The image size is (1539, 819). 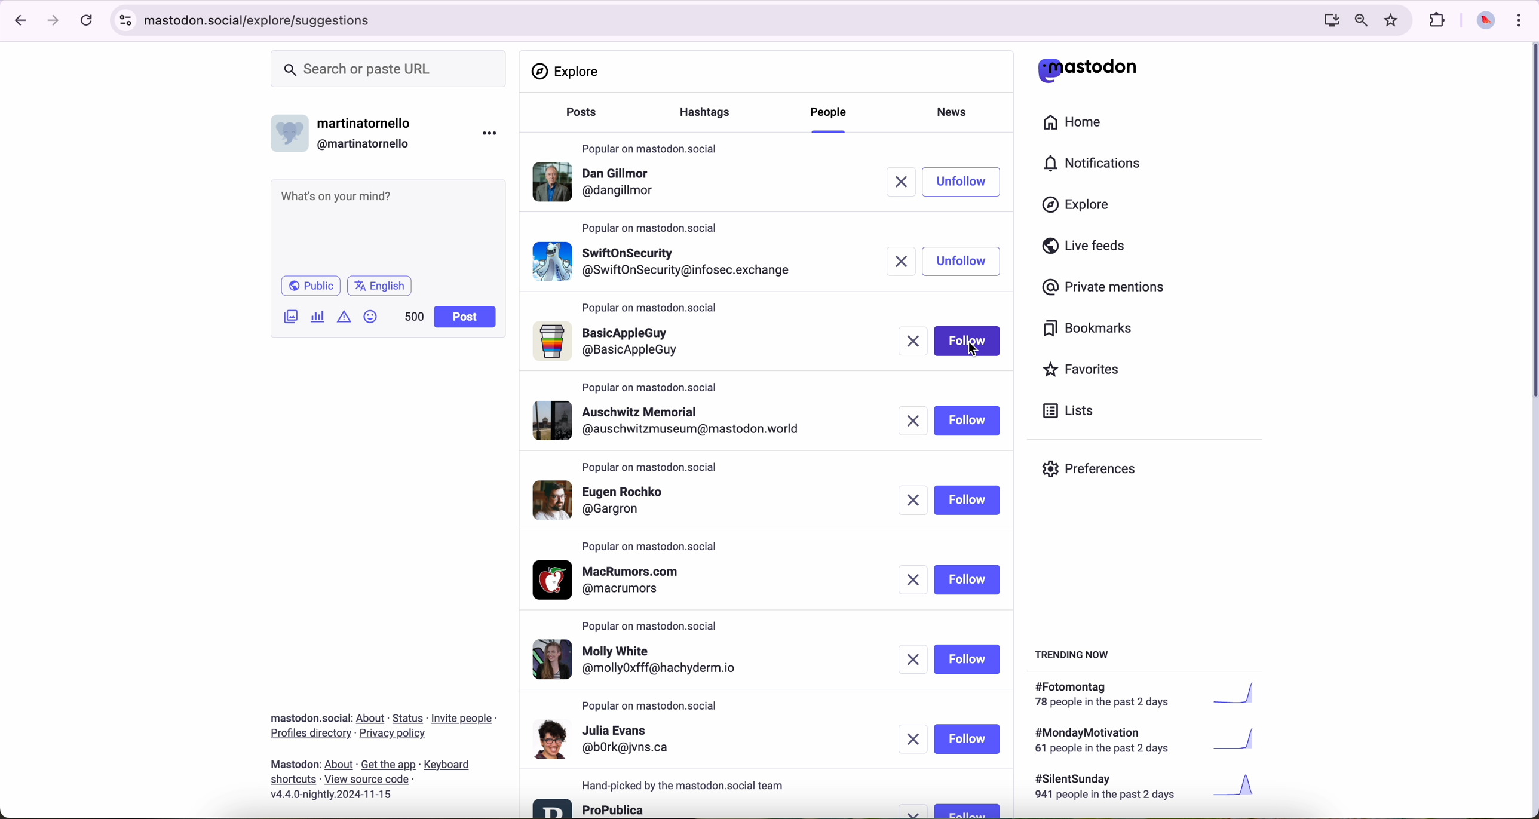 What do you see at coordinates (968, 343) in the screenshot?
I see `click on follow` at bounding box center [968, 343].